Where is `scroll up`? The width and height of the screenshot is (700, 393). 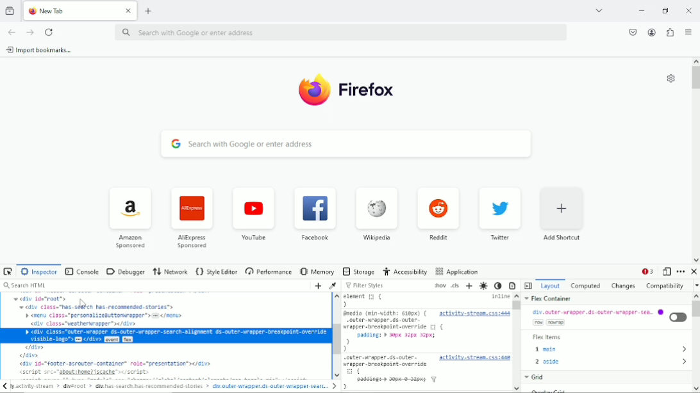 scroll up is located at coordinates (695, 61).